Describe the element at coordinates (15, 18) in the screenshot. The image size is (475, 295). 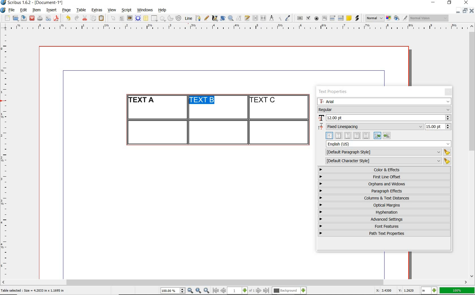
I see `open` at that location.